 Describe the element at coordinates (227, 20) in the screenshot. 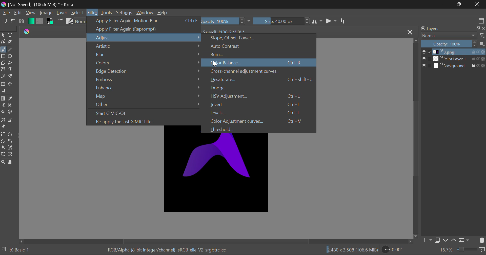

I see `opacity` at that location.